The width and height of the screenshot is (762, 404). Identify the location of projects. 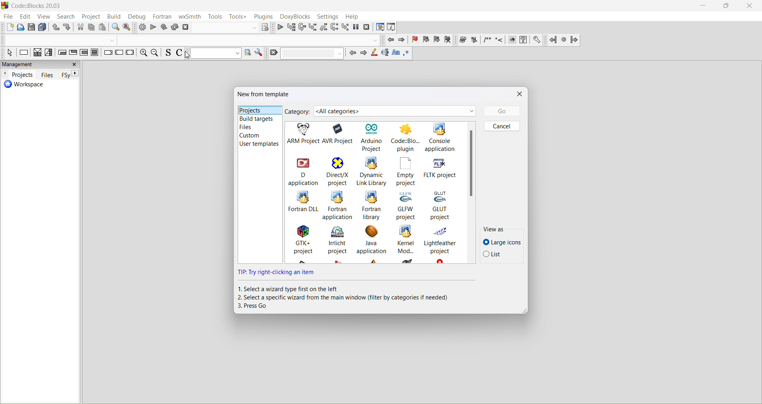
(258, 110).